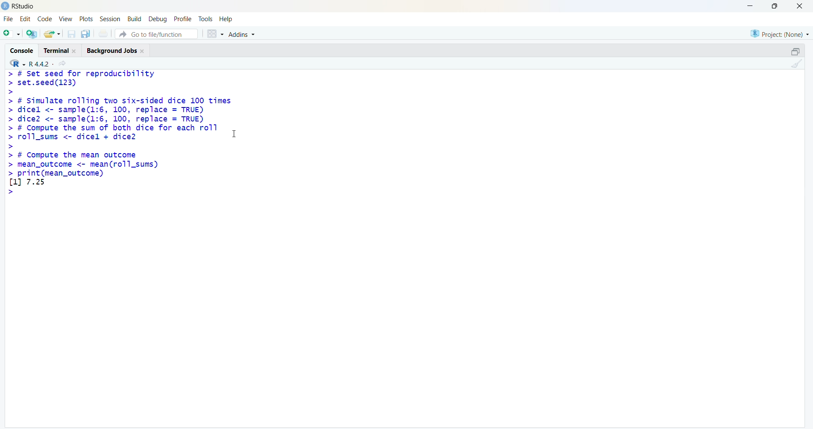 The width and height of the screenshot is (813, 429). What do you see at coordinates (56, 51) in the screenshot?
I see `terminal` at bounding box center [56, 51].